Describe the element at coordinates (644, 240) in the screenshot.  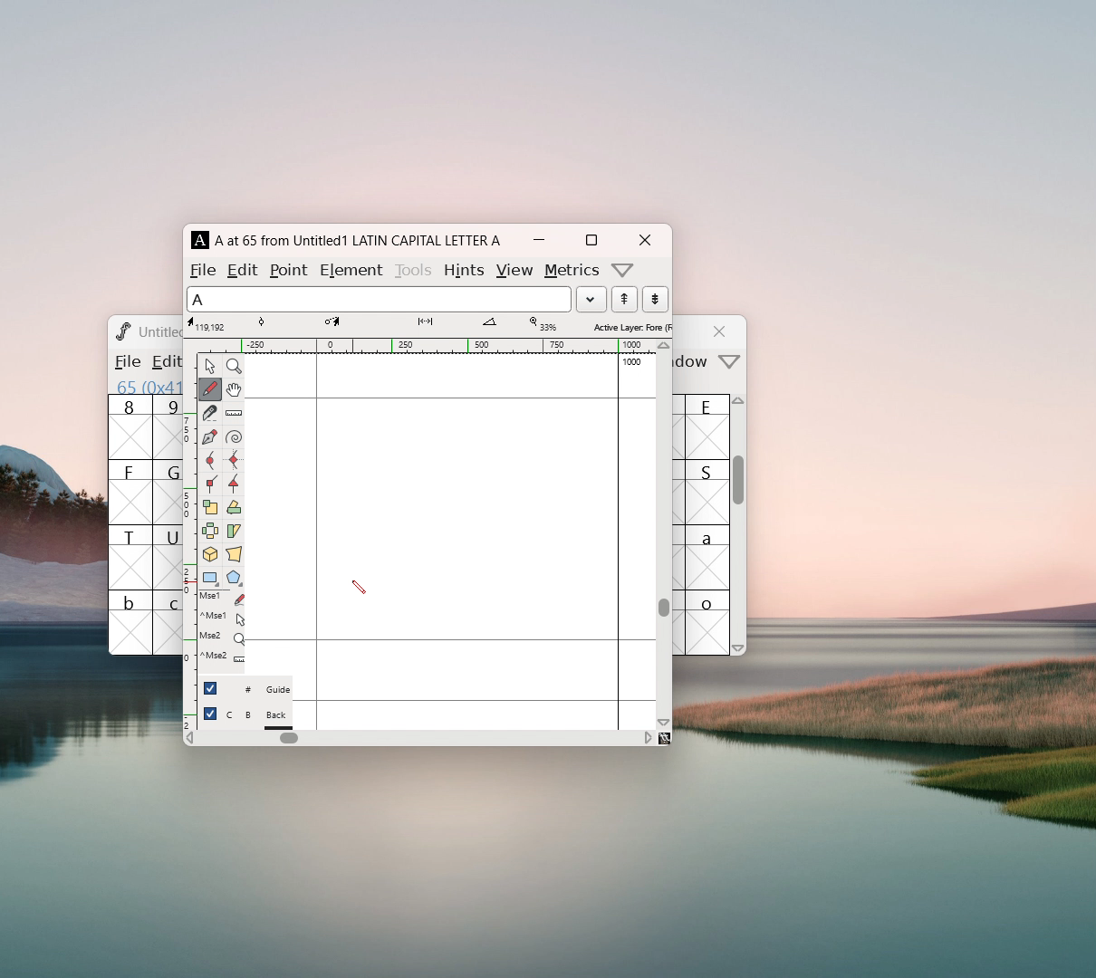
I see `close` at that location.